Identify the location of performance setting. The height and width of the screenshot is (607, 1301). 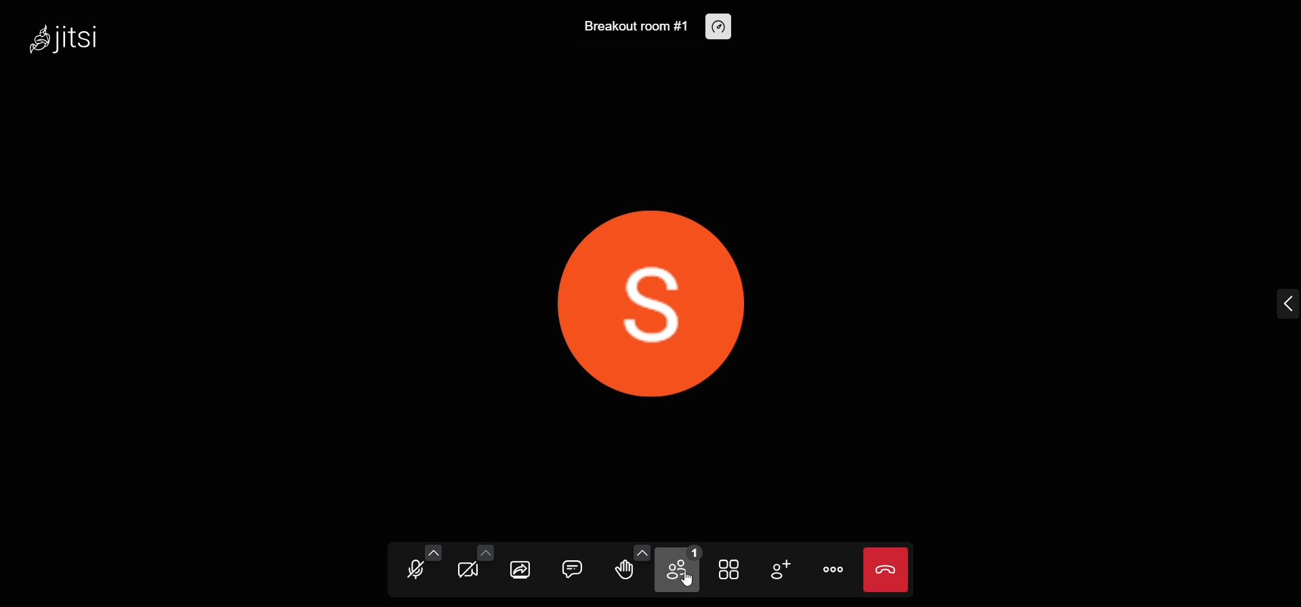
(721, 27).